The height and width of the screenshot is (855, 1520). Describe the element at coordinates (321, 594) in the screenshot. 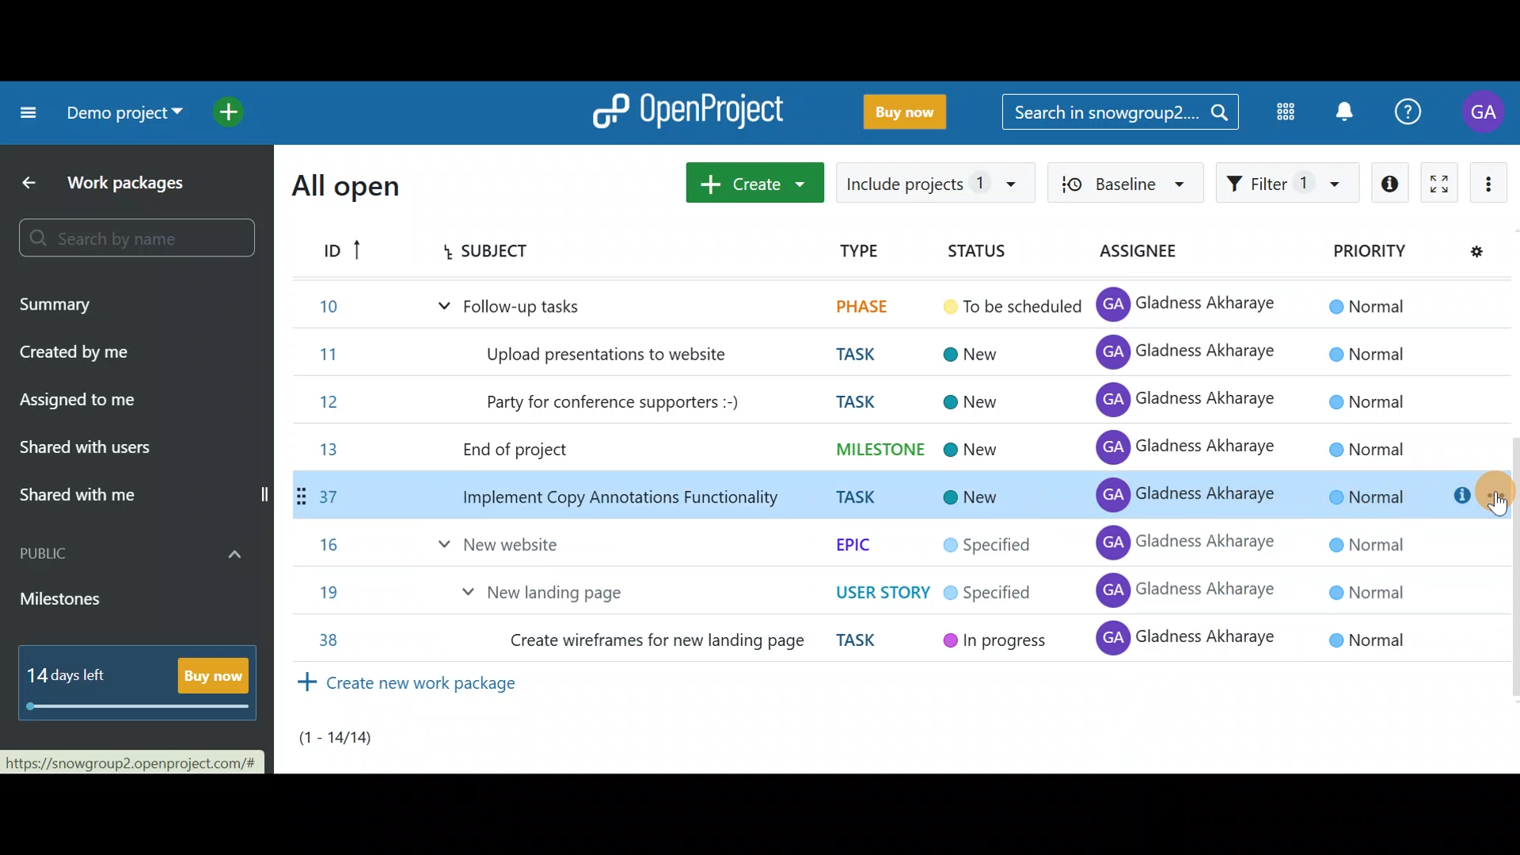

I see `19` at that location.